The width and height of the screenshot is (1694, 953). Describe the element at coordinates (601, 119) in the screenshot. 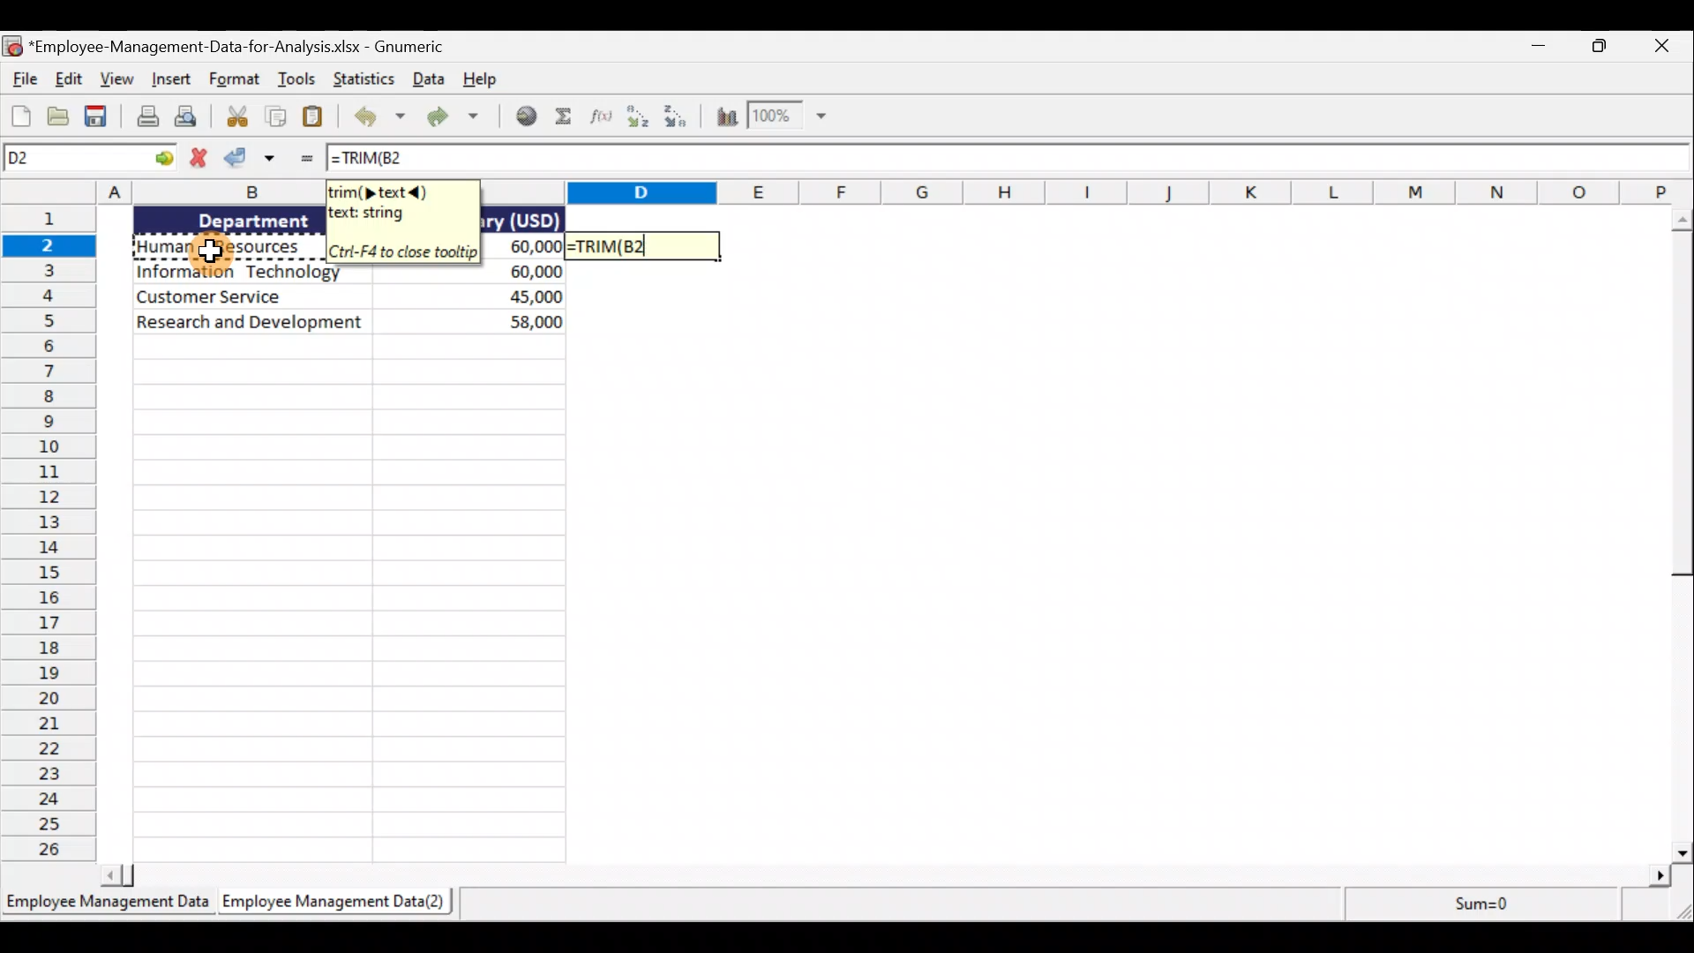

I see `Edit a function in the current cell` at that location.